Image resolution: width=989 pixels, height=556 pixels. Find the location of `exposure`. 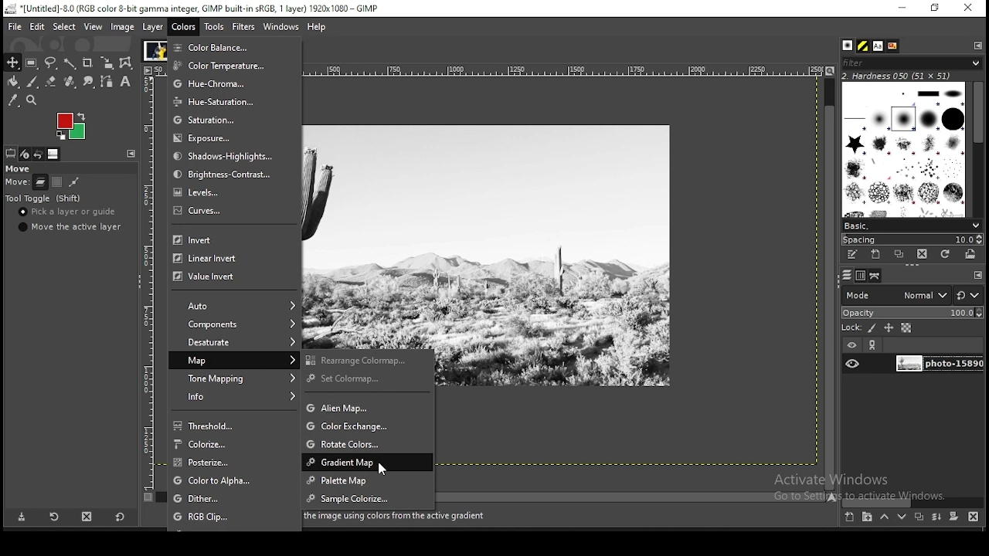

exposure is located at coordinates (226, 138).